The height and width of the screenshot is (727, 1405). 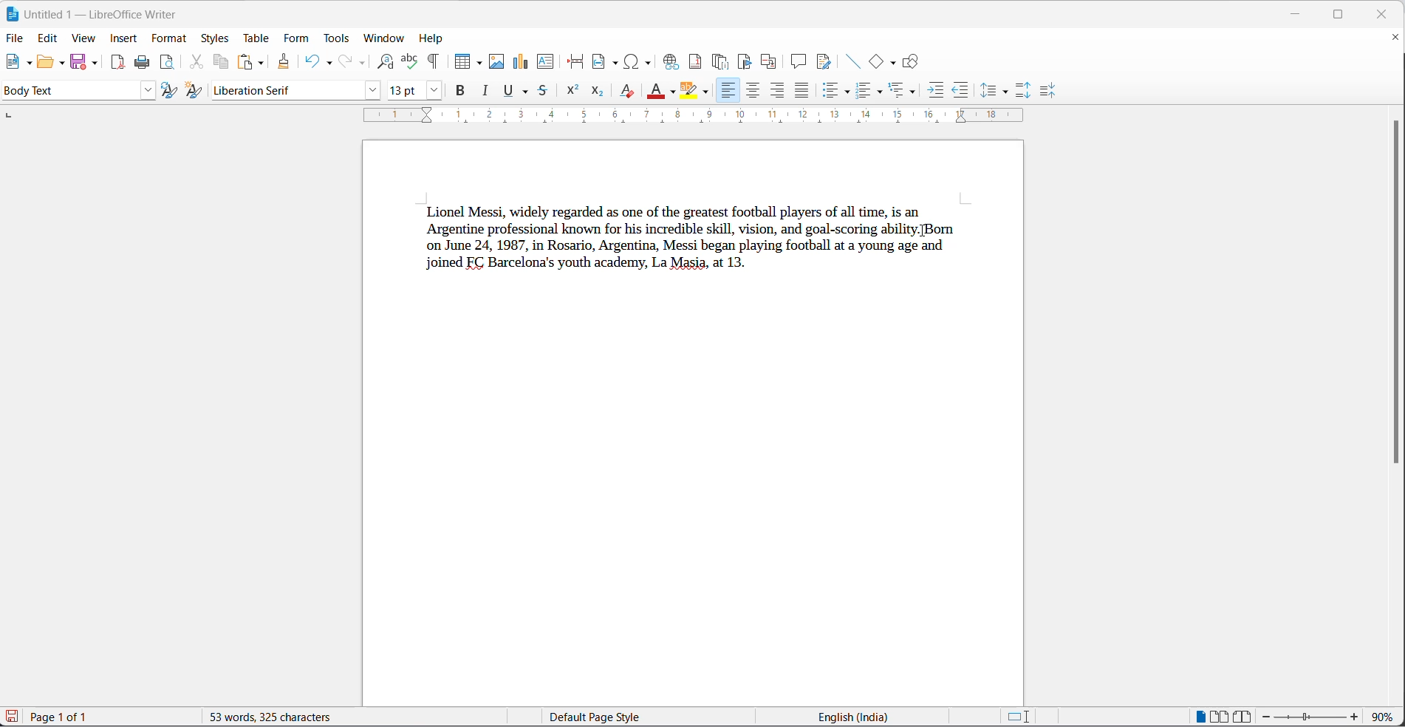 I want to click on superscript, so click(x=572, y=89).